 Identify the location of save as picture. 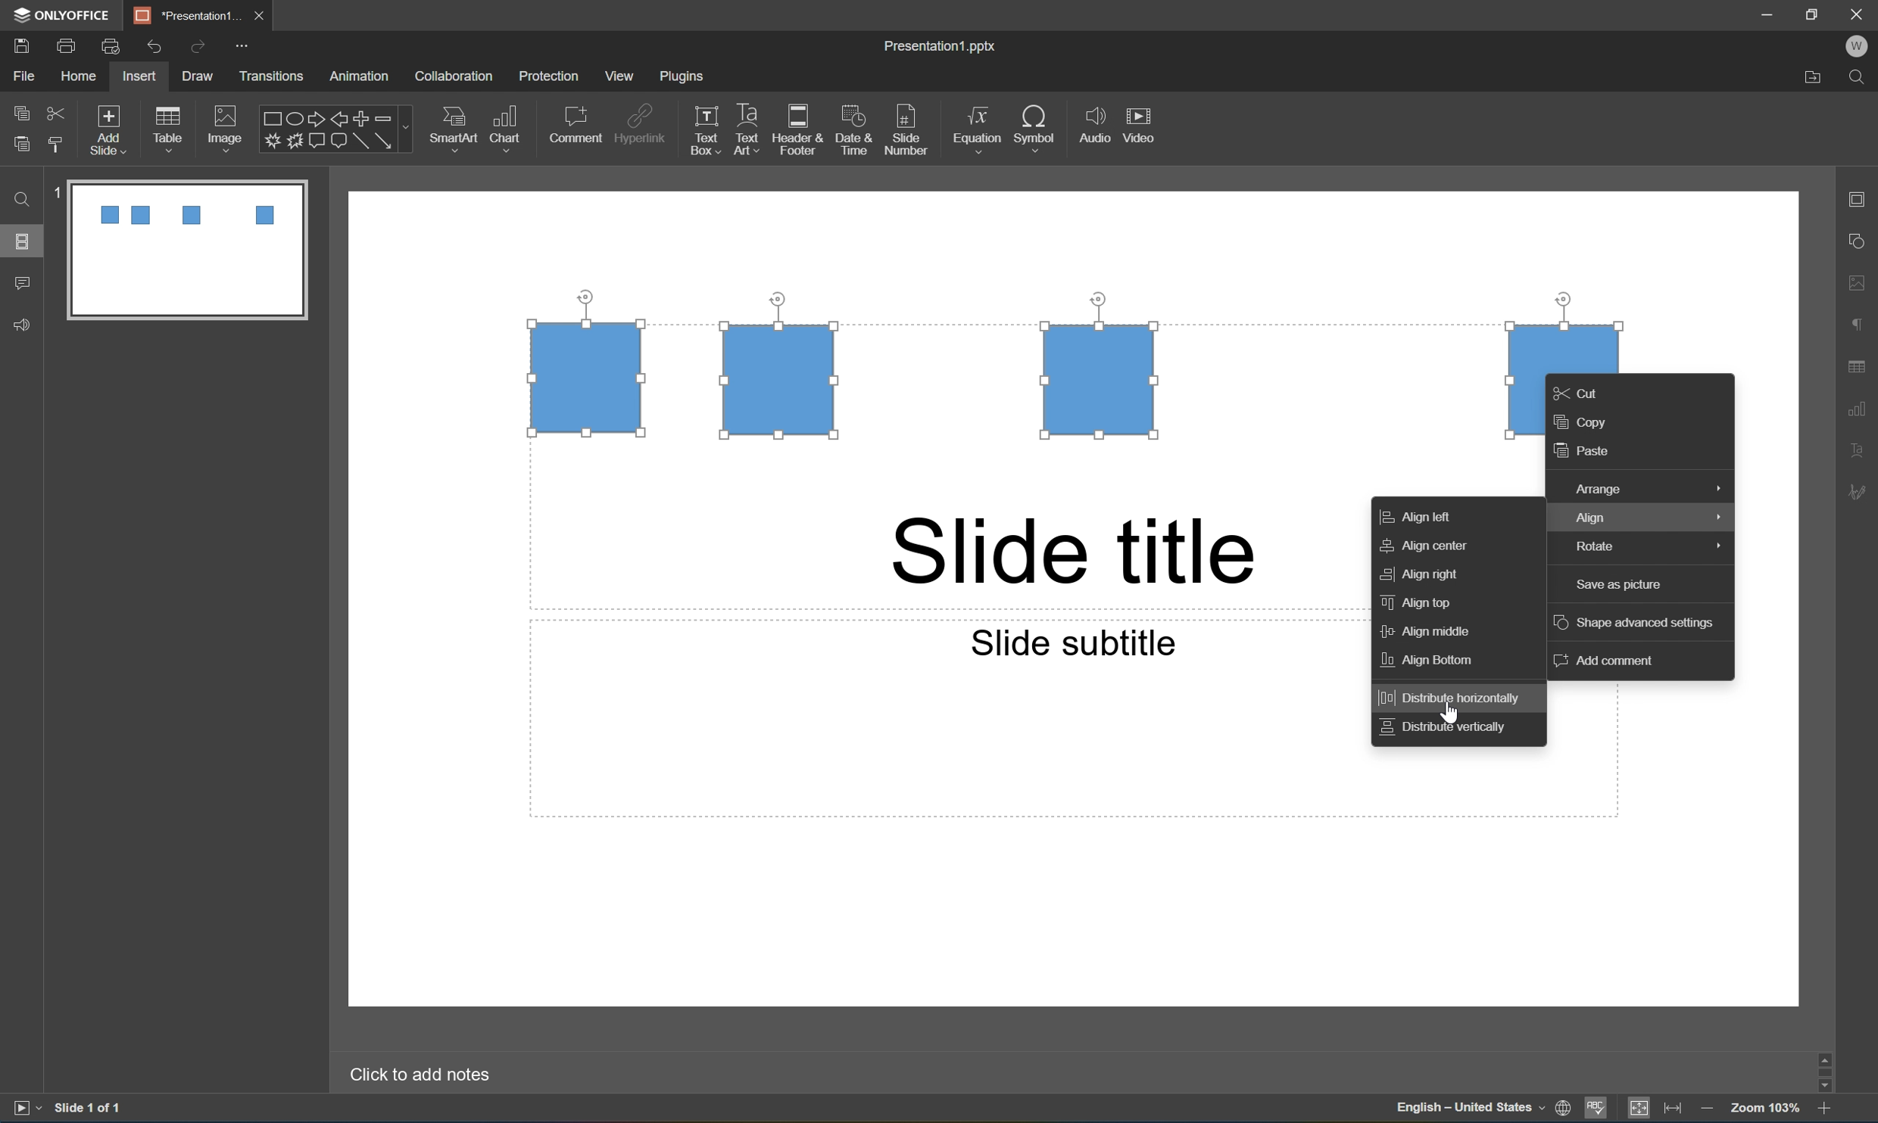
(1617, 584).